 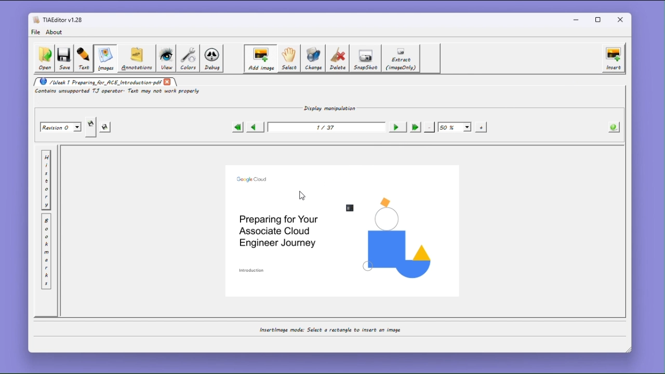 What do you see at coordinates (482, 127) in the screenshot?
I see `+` at bounding box center [482, 127].